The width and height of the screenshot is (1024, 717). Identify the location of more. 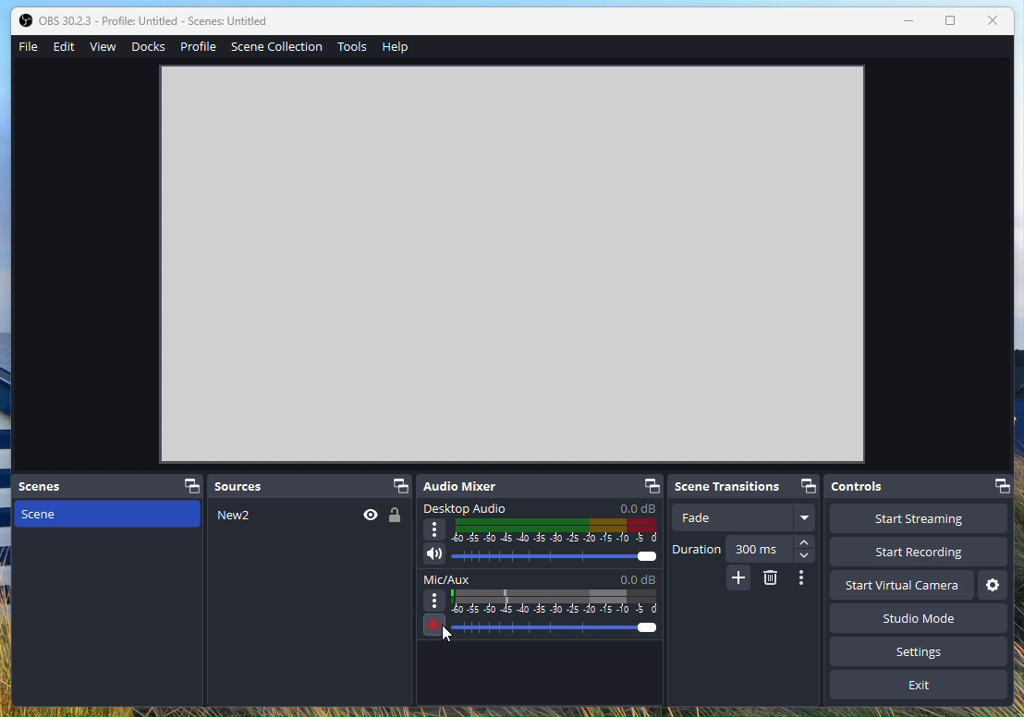
(808, 581).